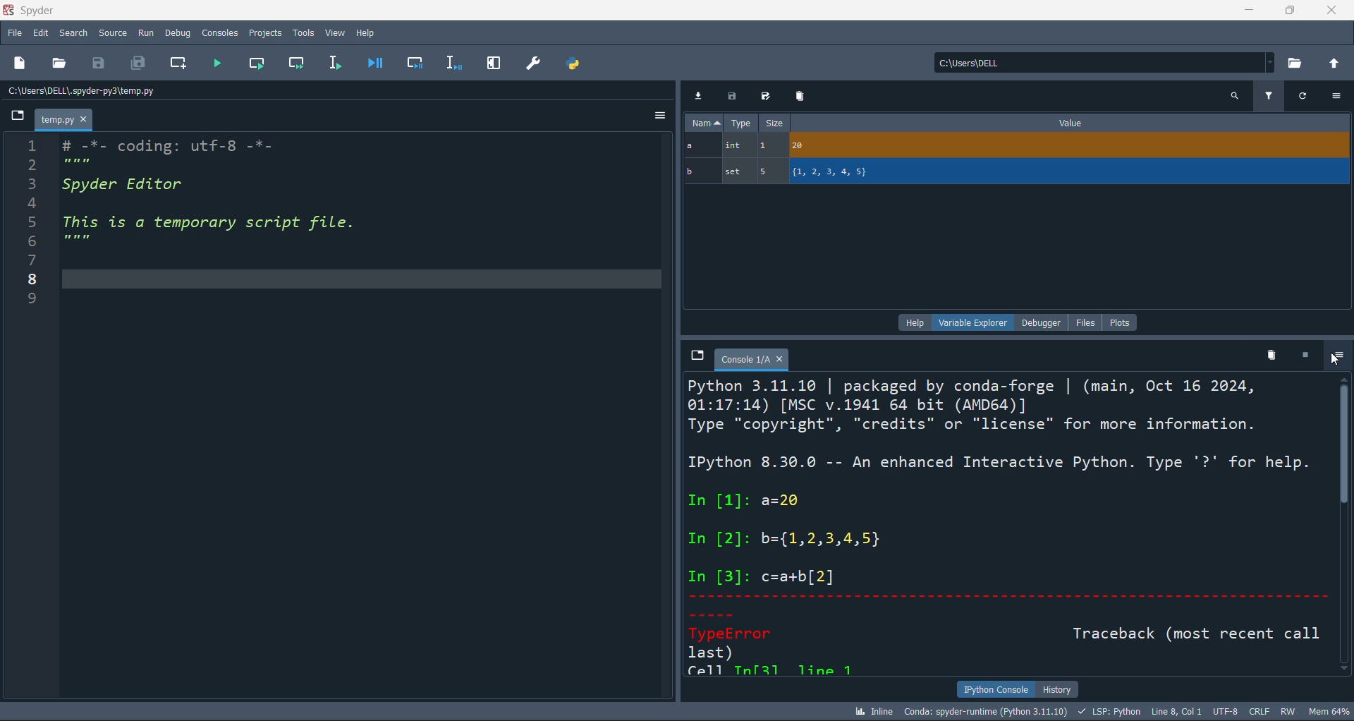 Image resolution: width=1354 pixels, height=721 pixels. I want to click on delete, so click(799, 95).